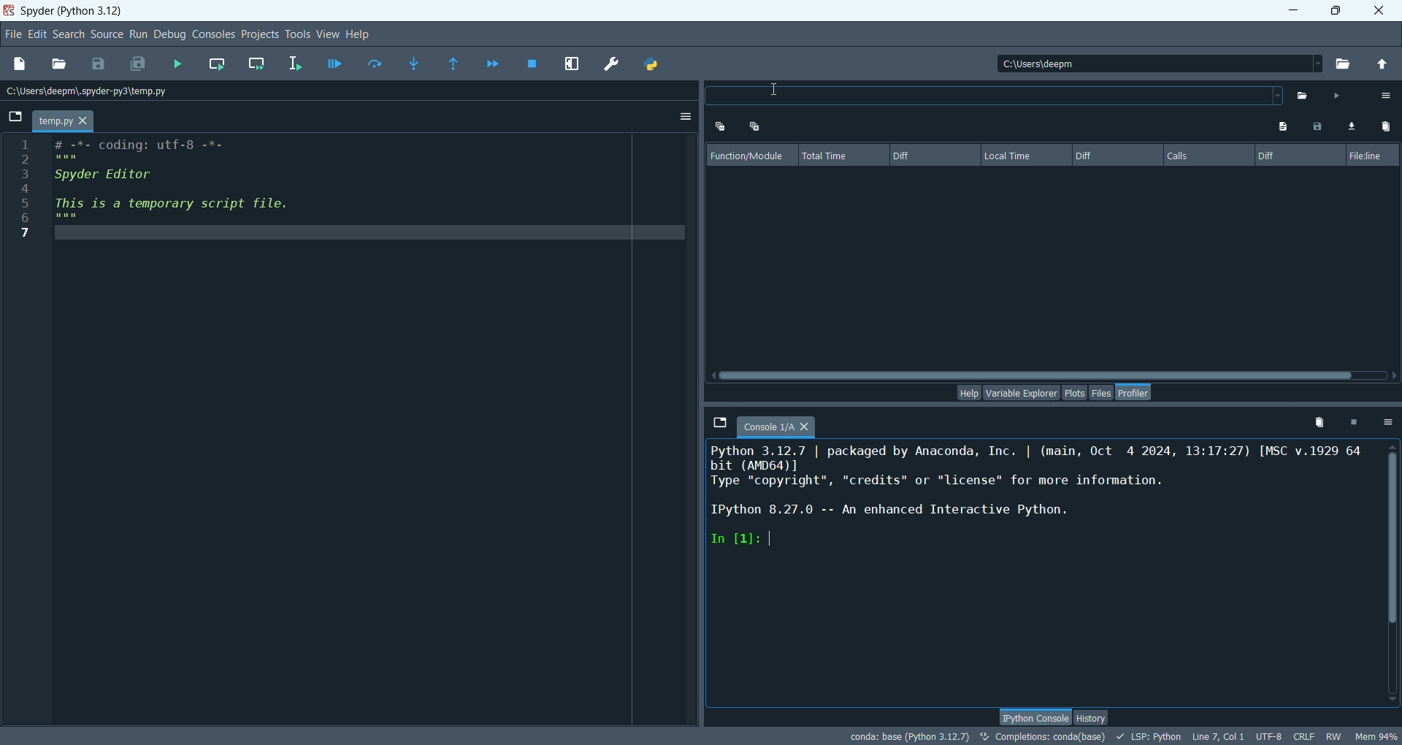 The width and height of the screenshot is (1402, 745). What do you see at coordinates (1382, 60) in the screenshot?
I see `change to parent directory` at bounding box center [1382, 60].